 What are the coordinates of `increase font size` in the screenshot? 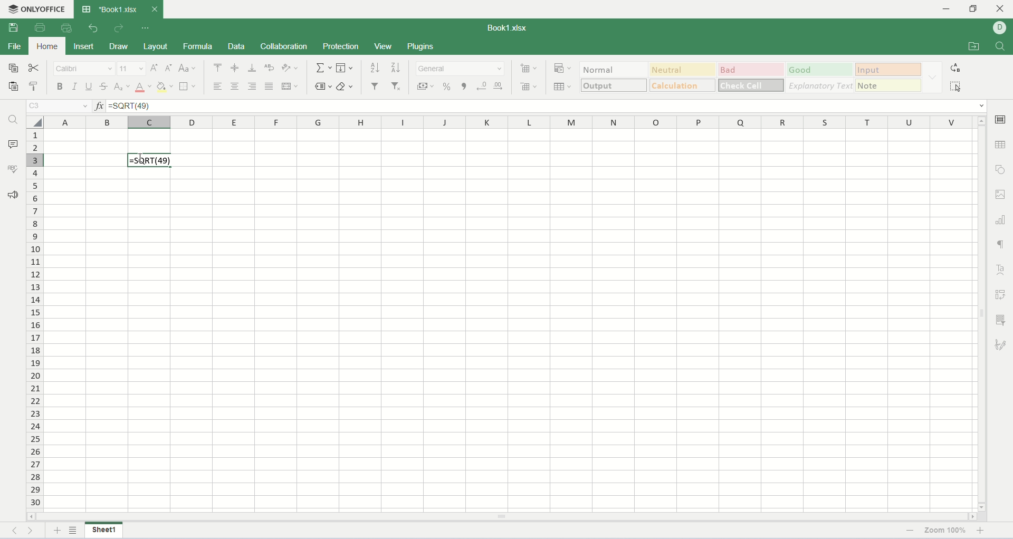 It's located at (155, 67).